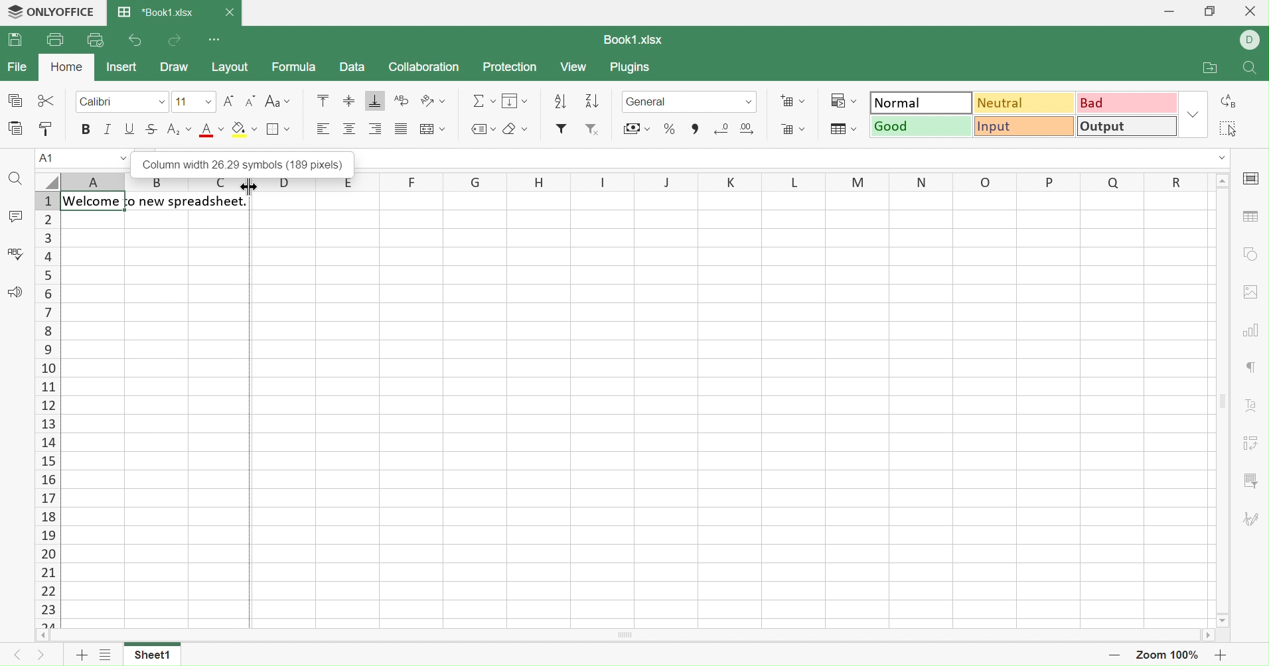  I want to click on image settings, so click(1254, 292).